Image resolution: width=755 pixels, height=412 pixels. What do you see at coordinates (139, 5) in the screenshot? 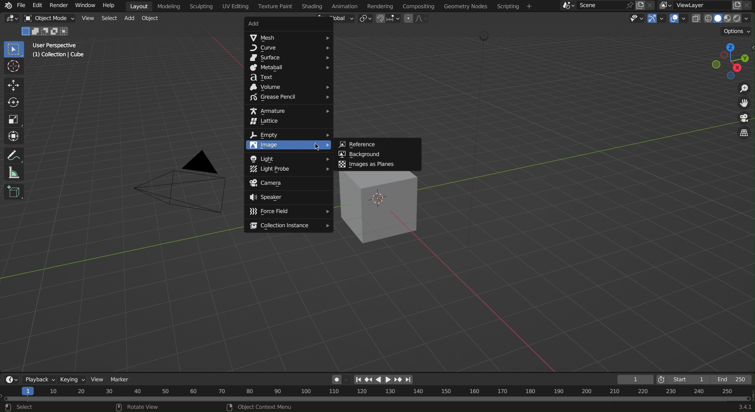
I see `Layout` at bounding box center [139, 5].